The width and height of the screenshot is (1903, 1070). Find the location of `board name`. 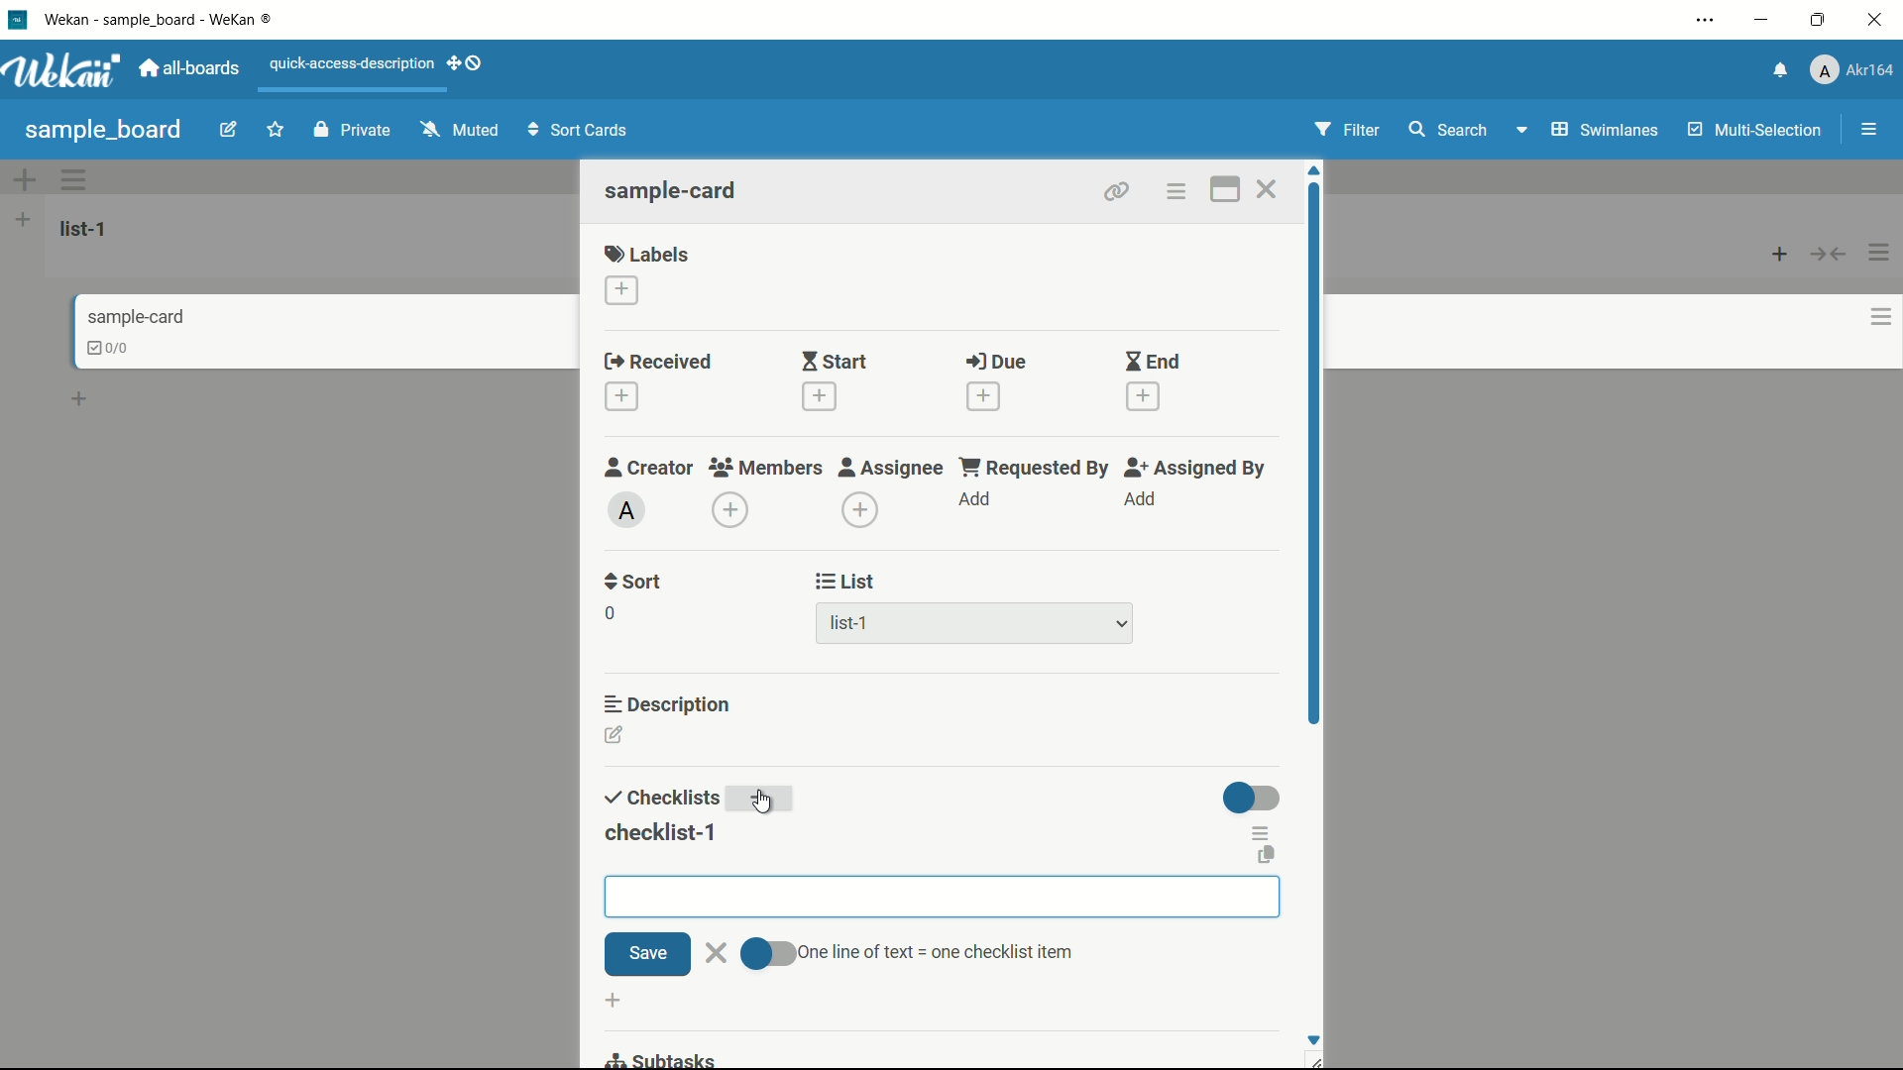

board name is located at coordinates (103, 130).